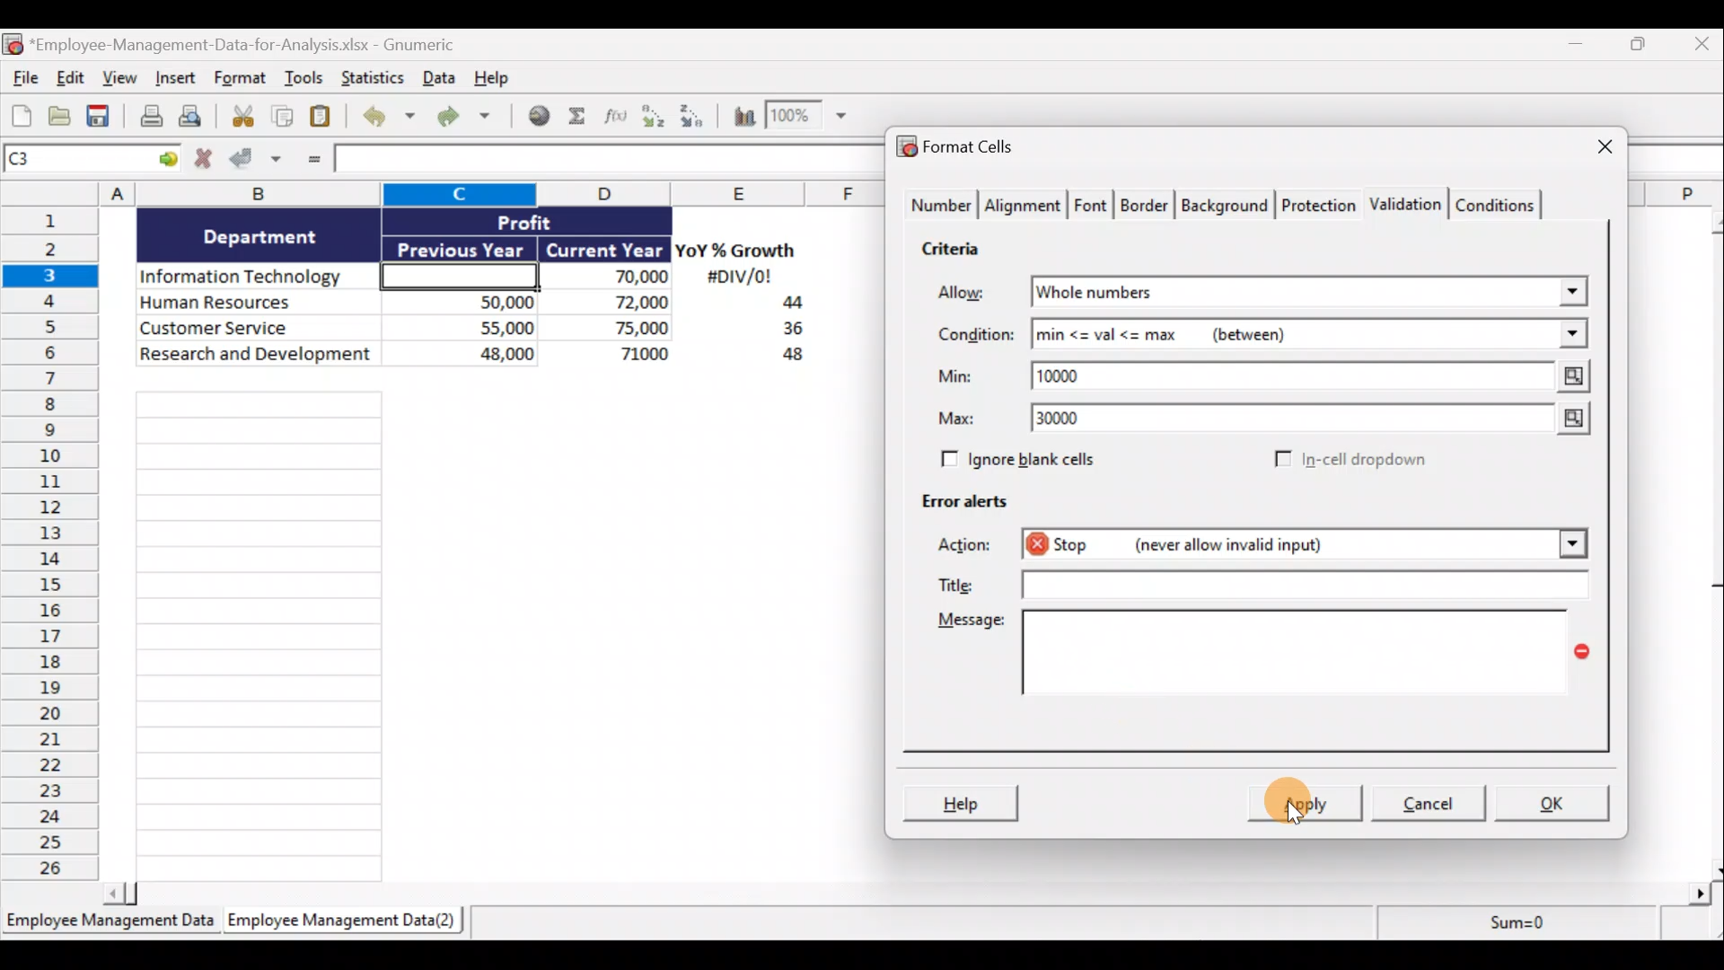  What do you see at coordinates (1260, 664) in the screenshot?
I see `Message` at bounding box center [1260, 664].